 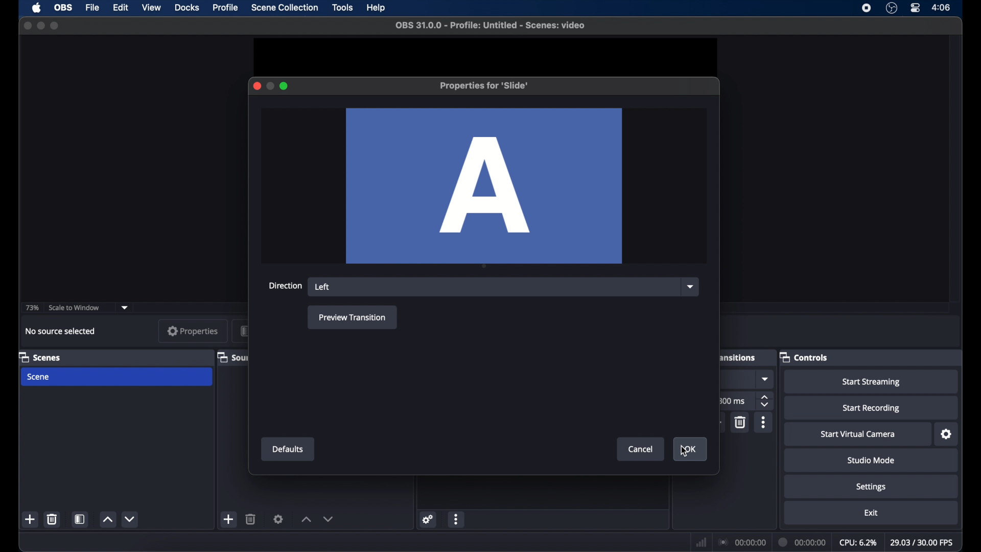 What do you see at coordinates (228, 519) in the screenshot?
I see `add` at bounding box center [228, 519].